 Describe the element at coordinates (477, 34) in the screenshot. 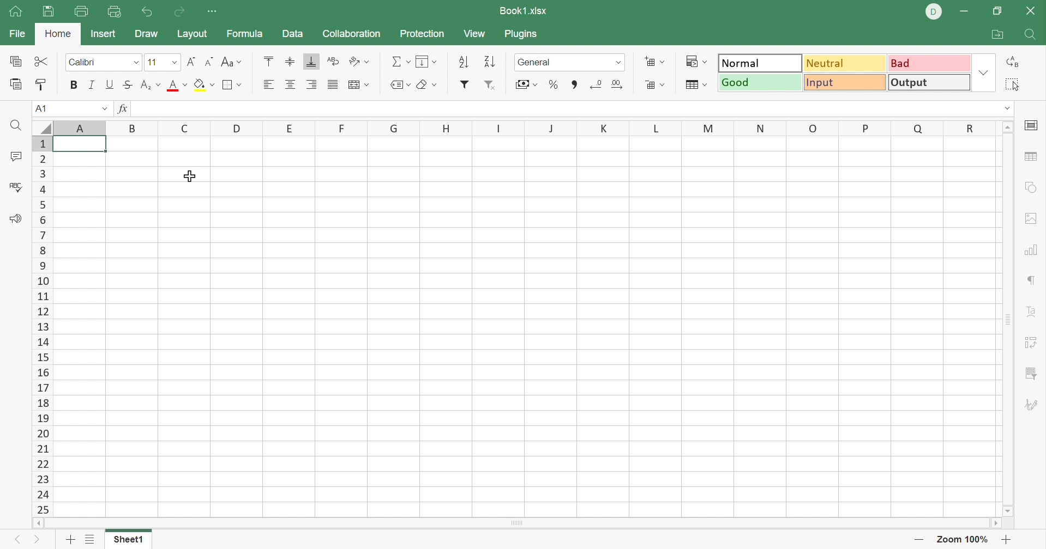

I see `View` at that location.